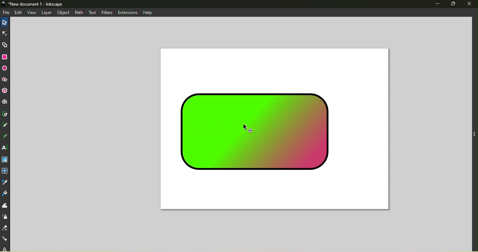 Image resolution: width=478 pixels, height=252 pixels. Describe the element at coordinates (6, 126) in the screenshot. I see `Pencil` at that location.